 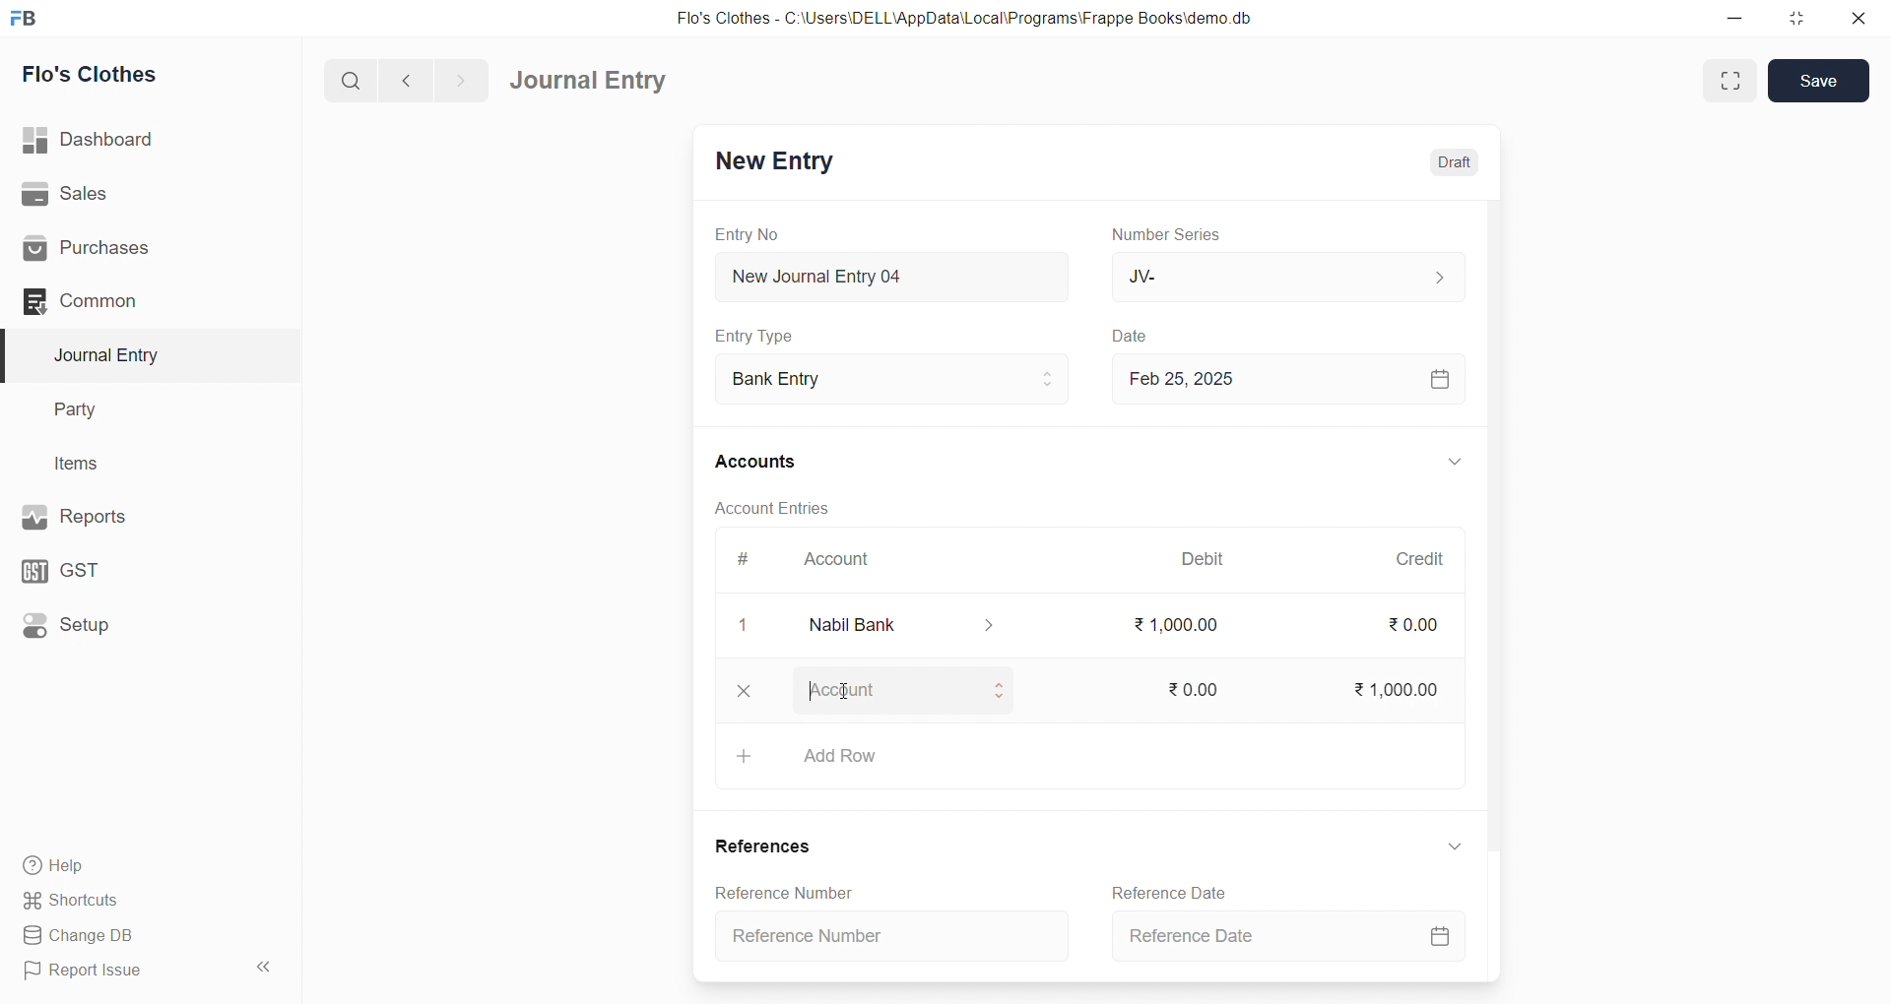 I want to click on Scroll bar, so click(x=1490, y=590).